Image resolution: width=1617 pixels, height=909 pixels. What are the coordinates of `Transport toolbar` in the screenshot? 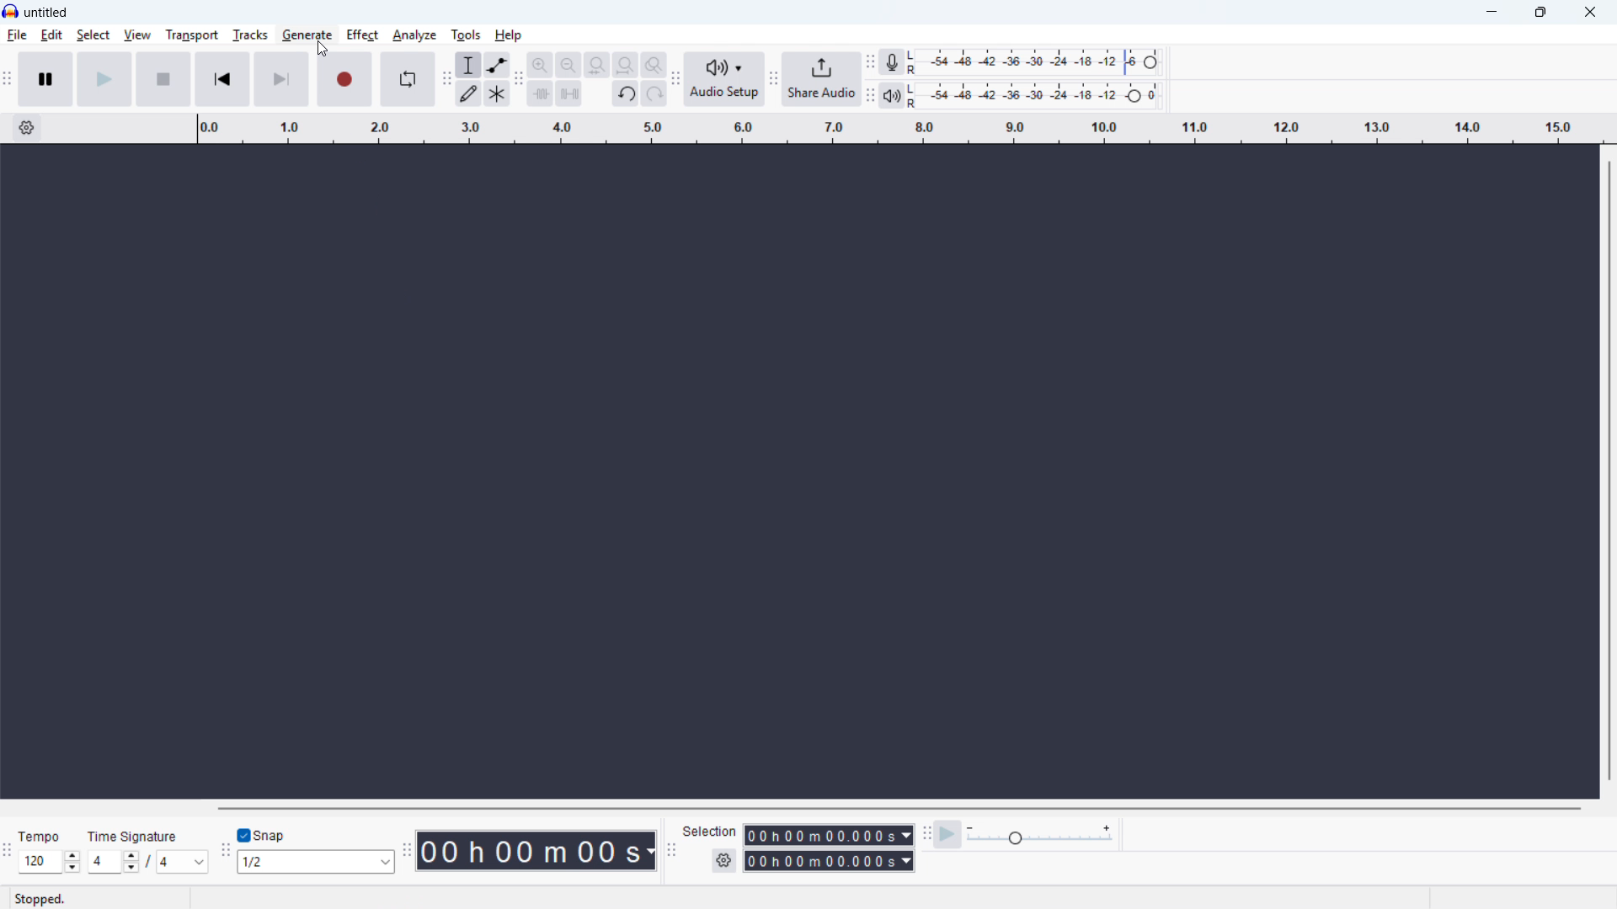 It's located at (8, 79).